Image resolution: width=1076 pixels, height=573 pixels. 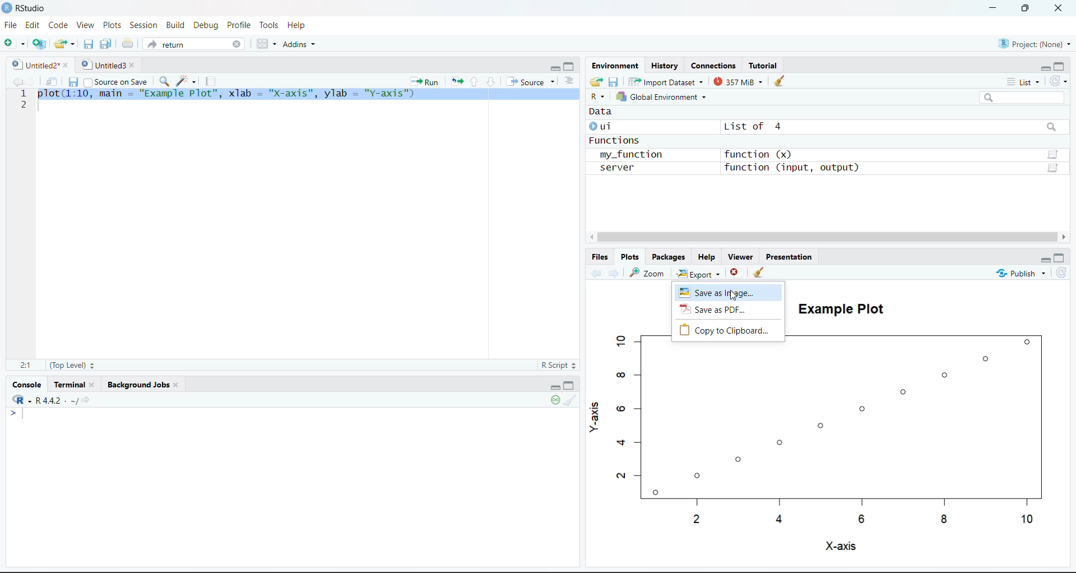 I want to click on R, so click(x=599, y=97).